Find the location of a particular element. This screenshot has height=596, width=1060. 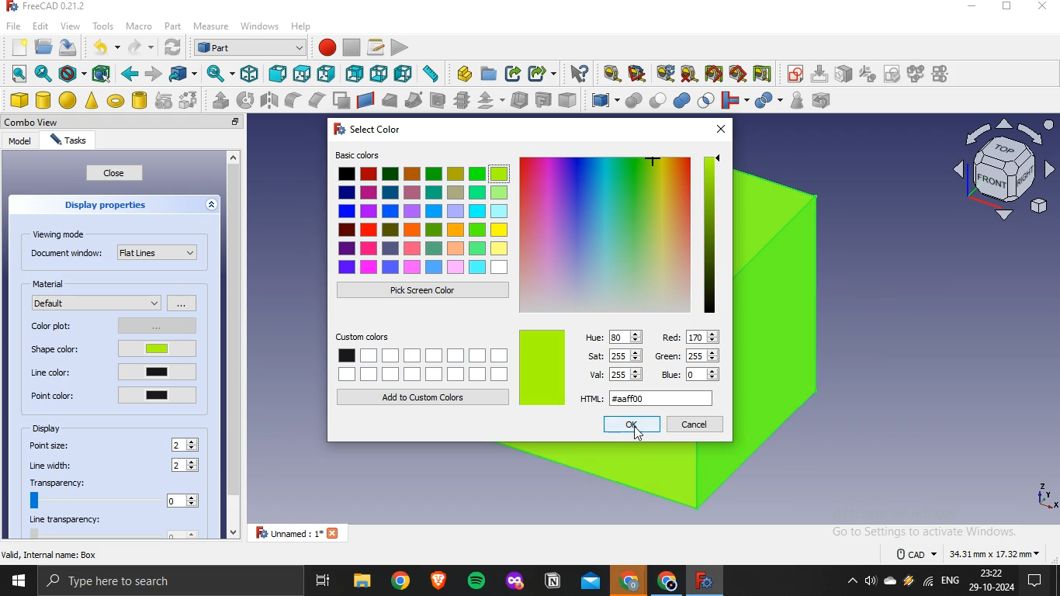

point size is located at coordinates (51, 445).